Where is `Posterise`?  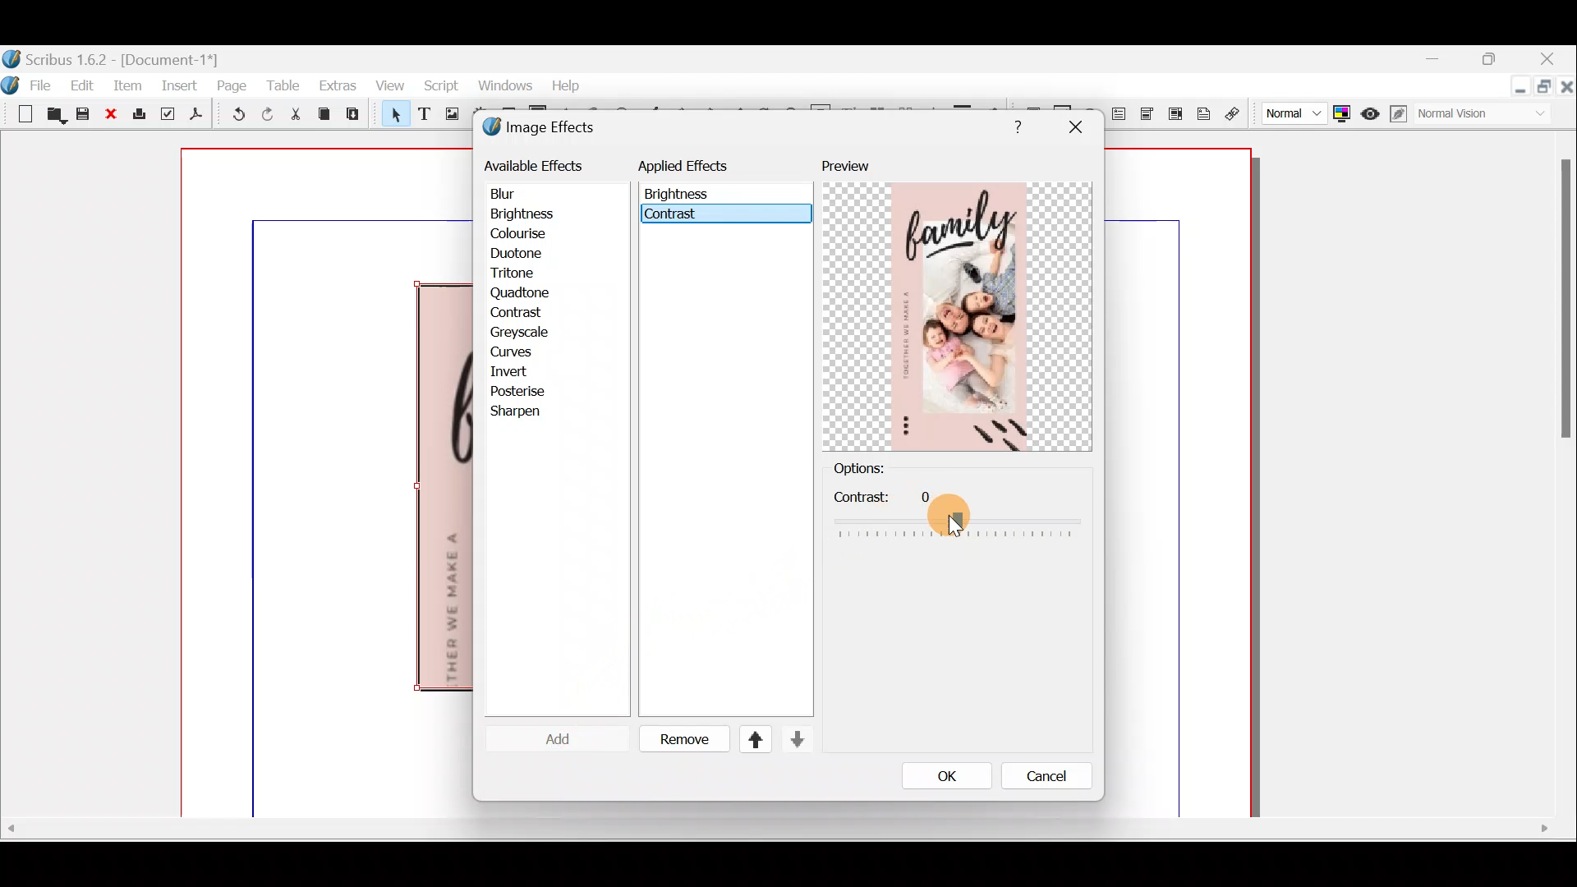
Posterise is located at coordinates (529, 391).